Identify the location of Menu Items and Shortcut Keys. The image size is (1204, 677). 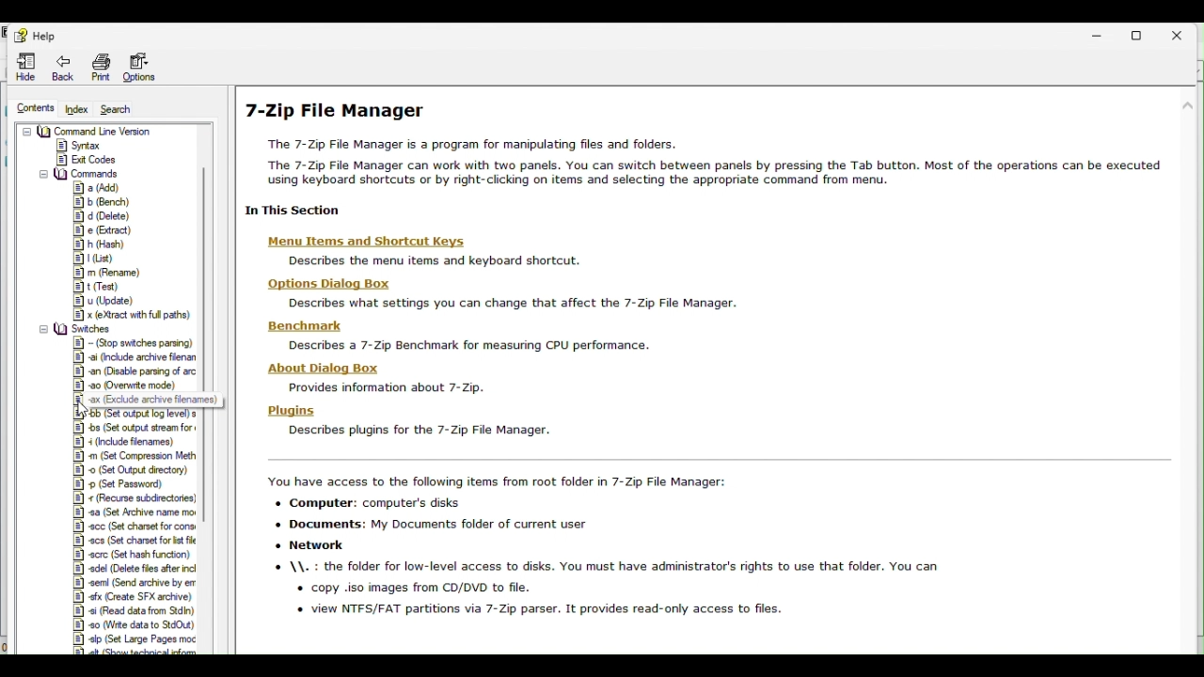
(369, 242).